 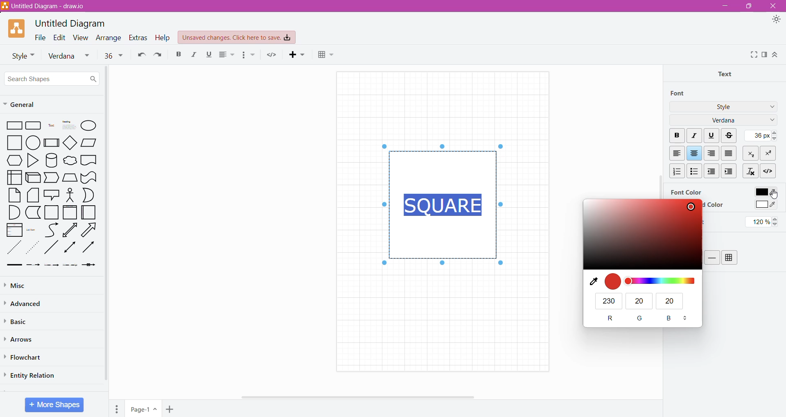 I want to click on Bold, so click(x=677, y=136).